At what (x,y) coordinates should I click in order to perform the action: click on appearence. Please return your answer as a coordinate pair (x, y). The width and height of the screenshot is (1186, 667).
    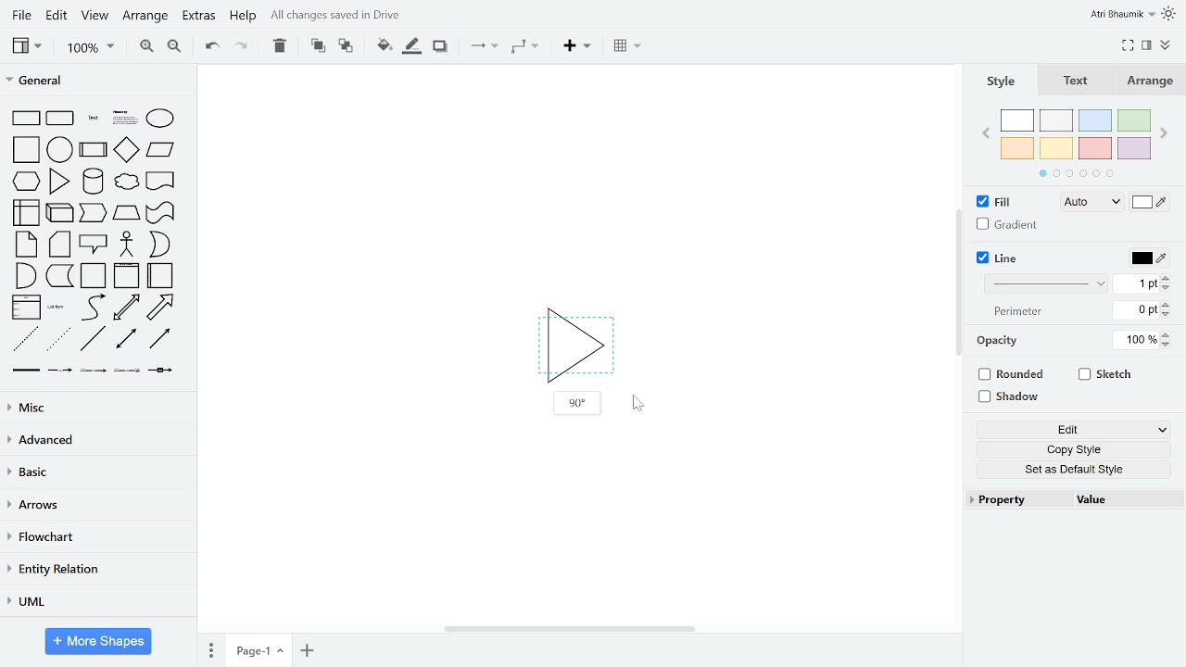
    Looking at the image, I should click on (1170, 14).